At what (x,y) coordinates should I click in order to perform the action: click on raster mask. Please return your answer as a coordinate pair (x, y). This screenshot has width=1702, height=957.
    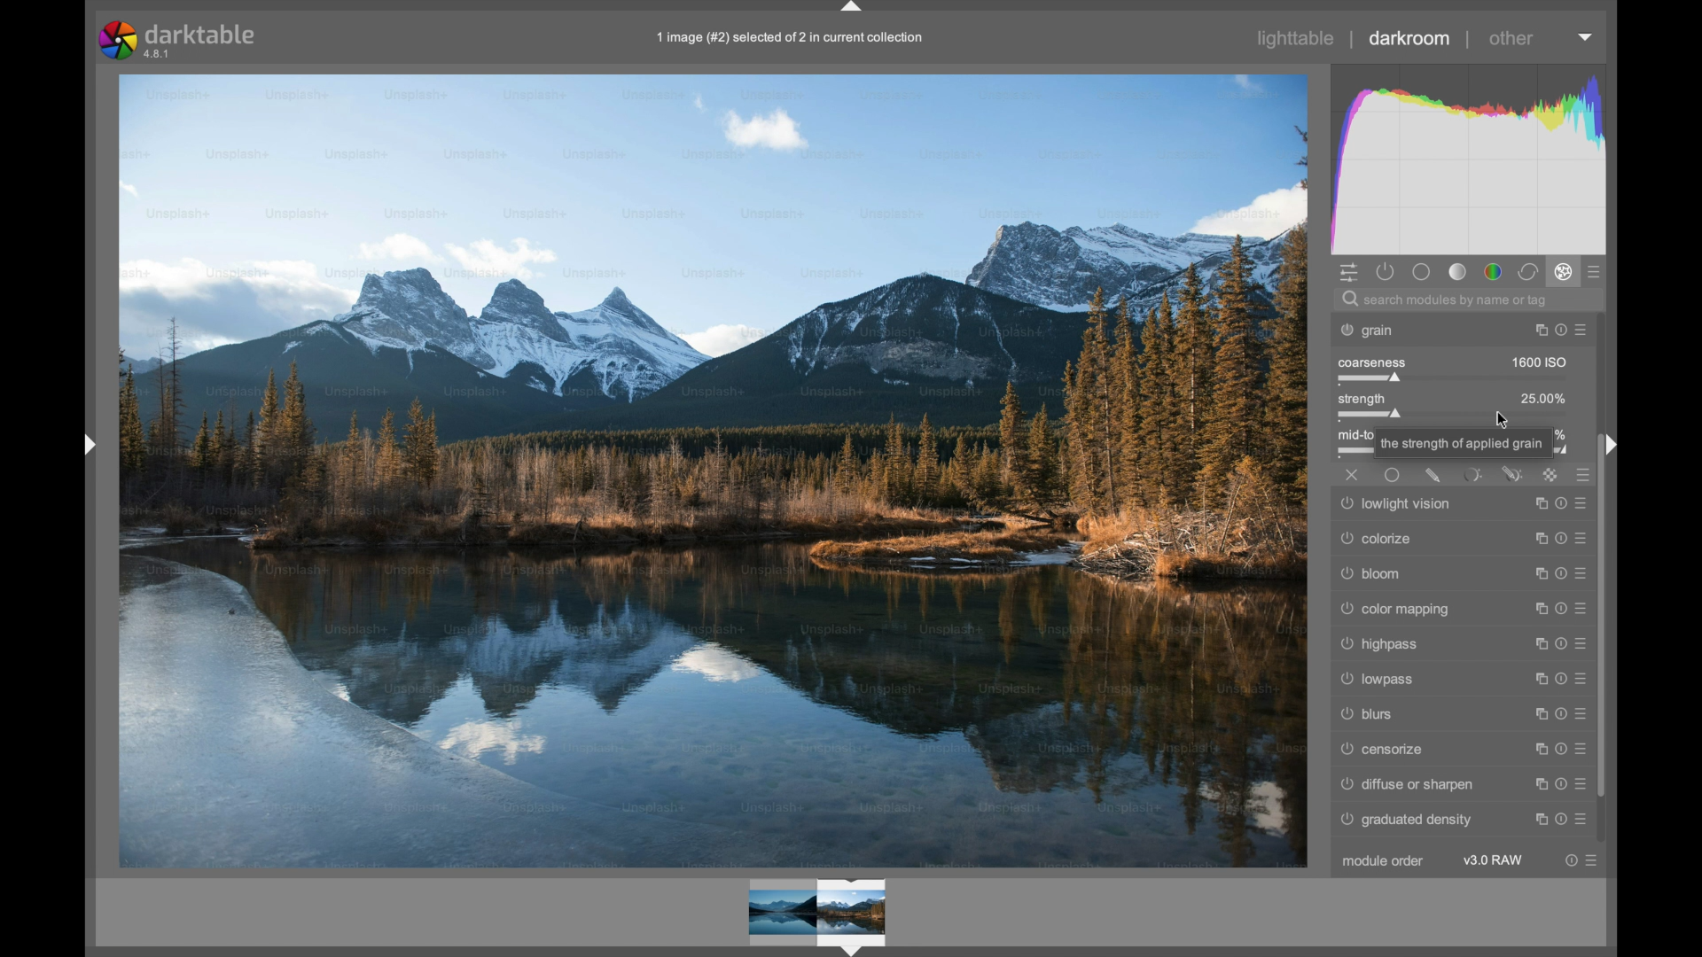
    Looking at the image, I should click on (1551, 475).